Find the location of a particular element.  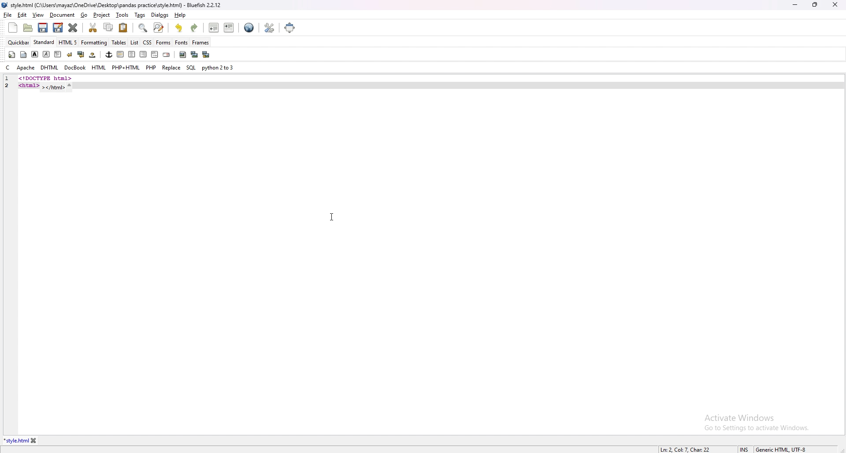

project is located at coordinates (102, 15).